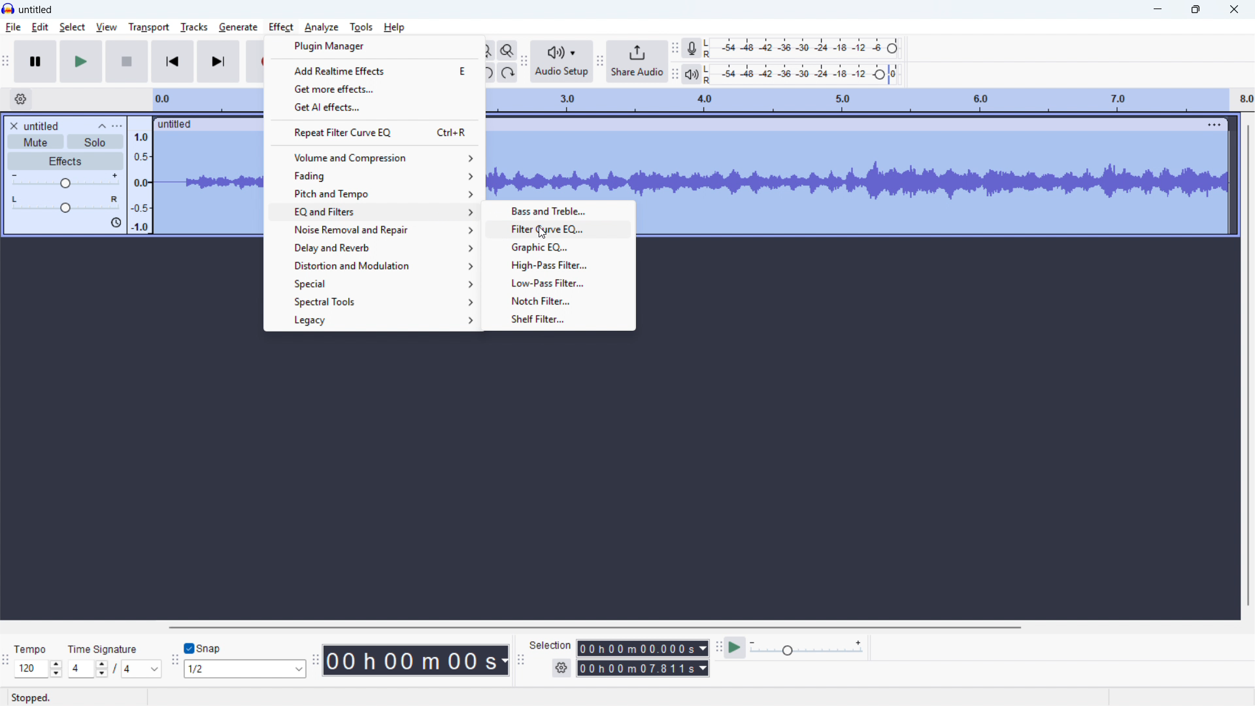 The height and width of the screenshot is (706, 1255). Describe the element at coordinates (418, 660) in the screenshot. I see `Timestamp ` at that location.